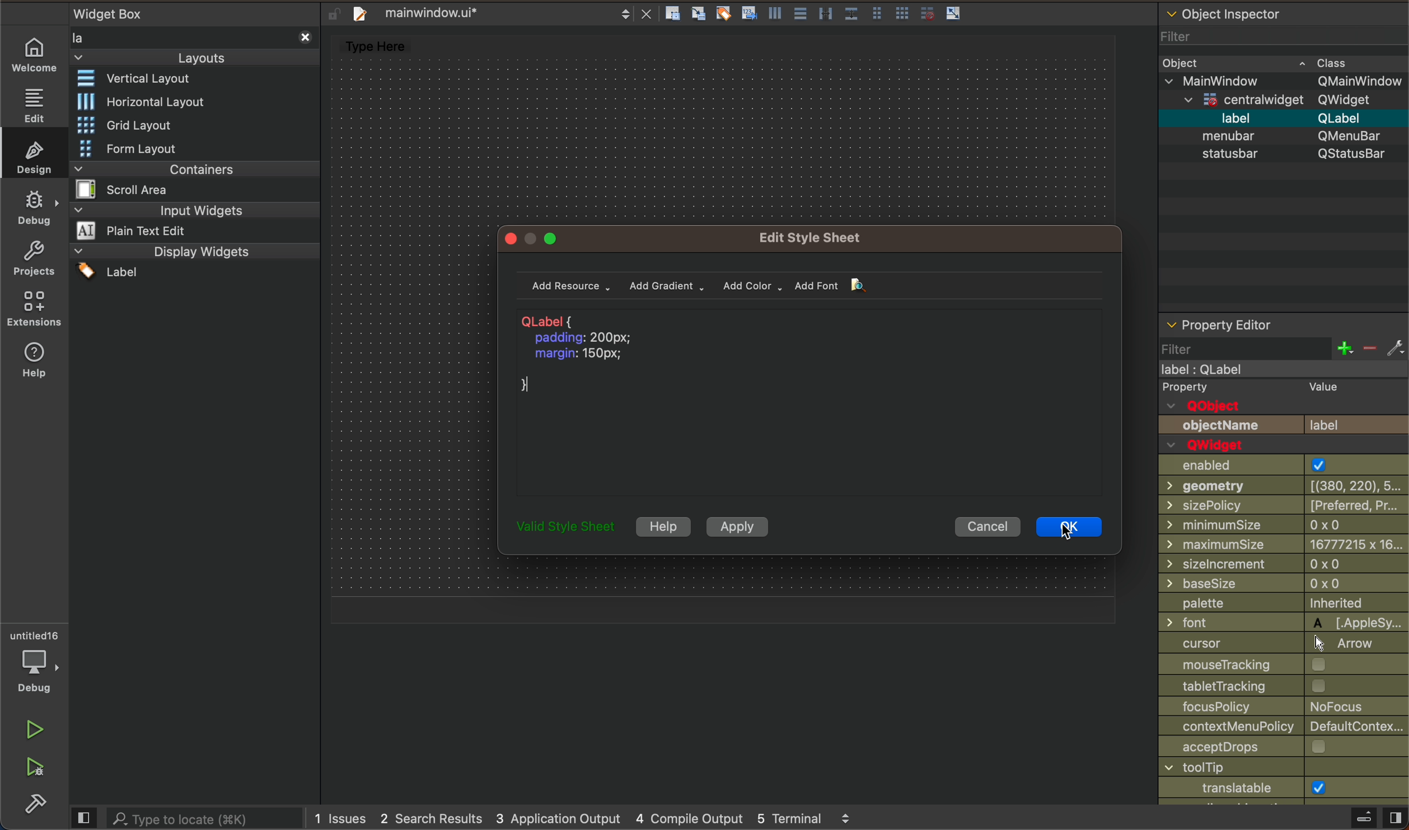 This screenshot has height=830, width=1409. I want to click on qwidget, so click(1291, 100).